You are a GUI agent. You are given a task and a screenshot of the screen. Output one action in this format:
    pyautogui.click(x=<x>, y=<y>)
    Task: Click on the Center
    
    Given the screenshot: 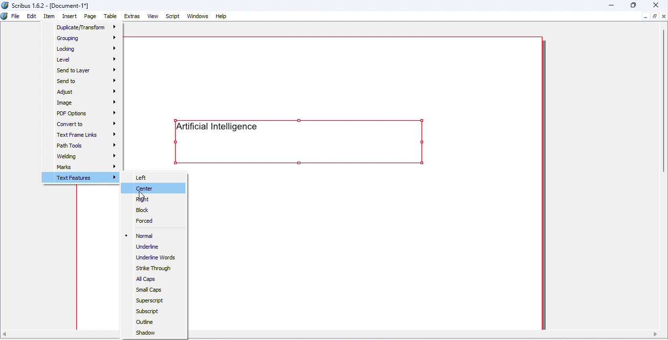 What is the action you would take?
    pyautogui.click(x=147, y=189)
    